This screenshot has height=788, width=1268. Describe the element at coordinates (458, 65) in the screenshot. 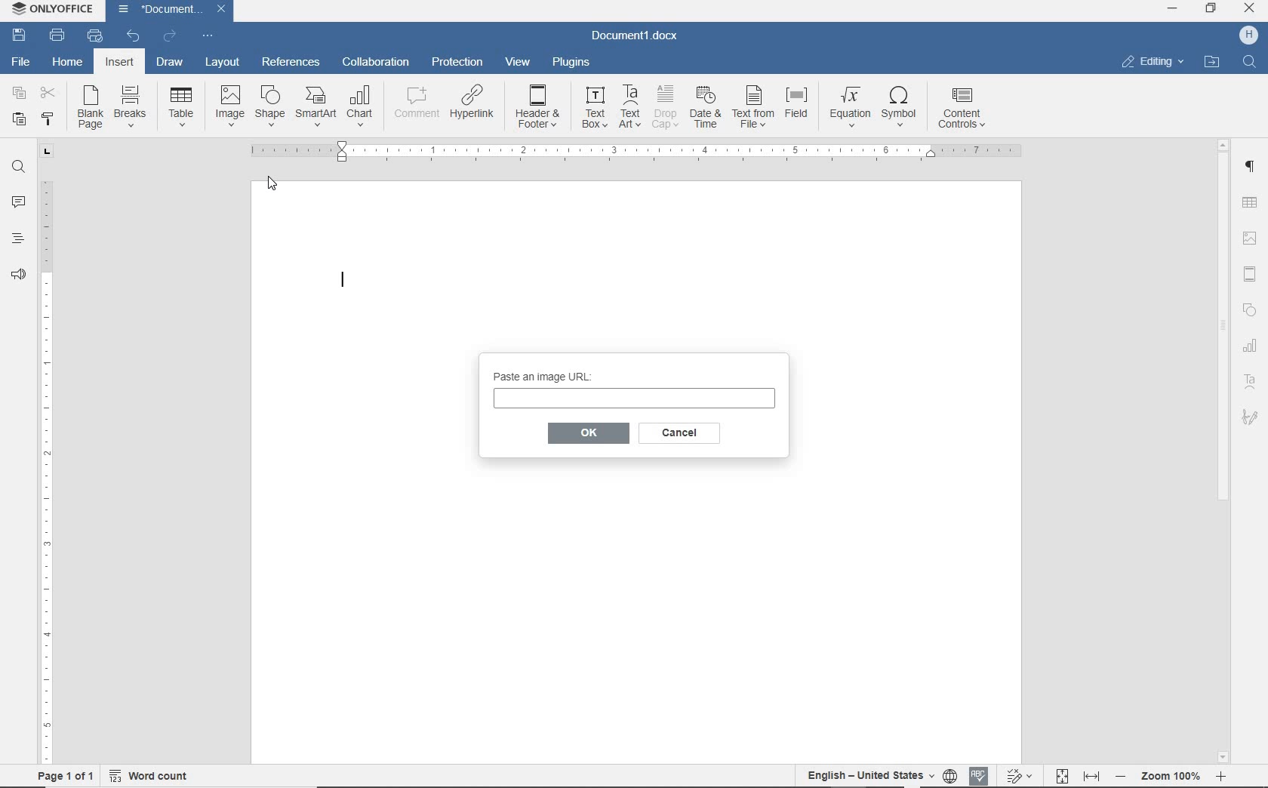

I see `protection` at that location.